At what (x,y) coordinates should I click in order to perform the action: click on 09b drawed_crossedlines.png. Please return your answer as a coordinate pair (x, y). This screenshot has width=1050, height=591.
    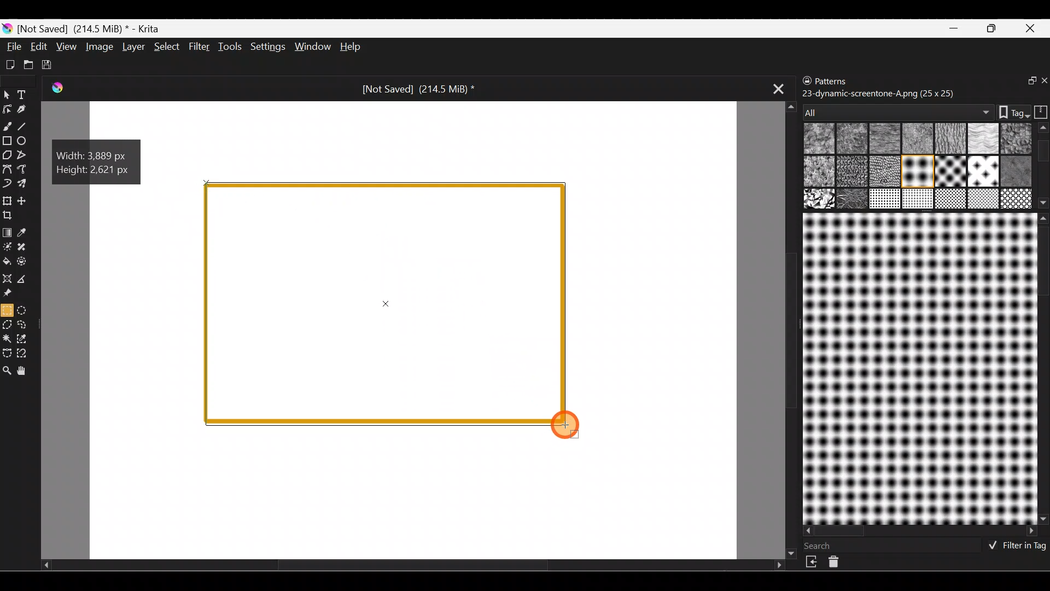
    Looking at the image, I should click on (883, 171).